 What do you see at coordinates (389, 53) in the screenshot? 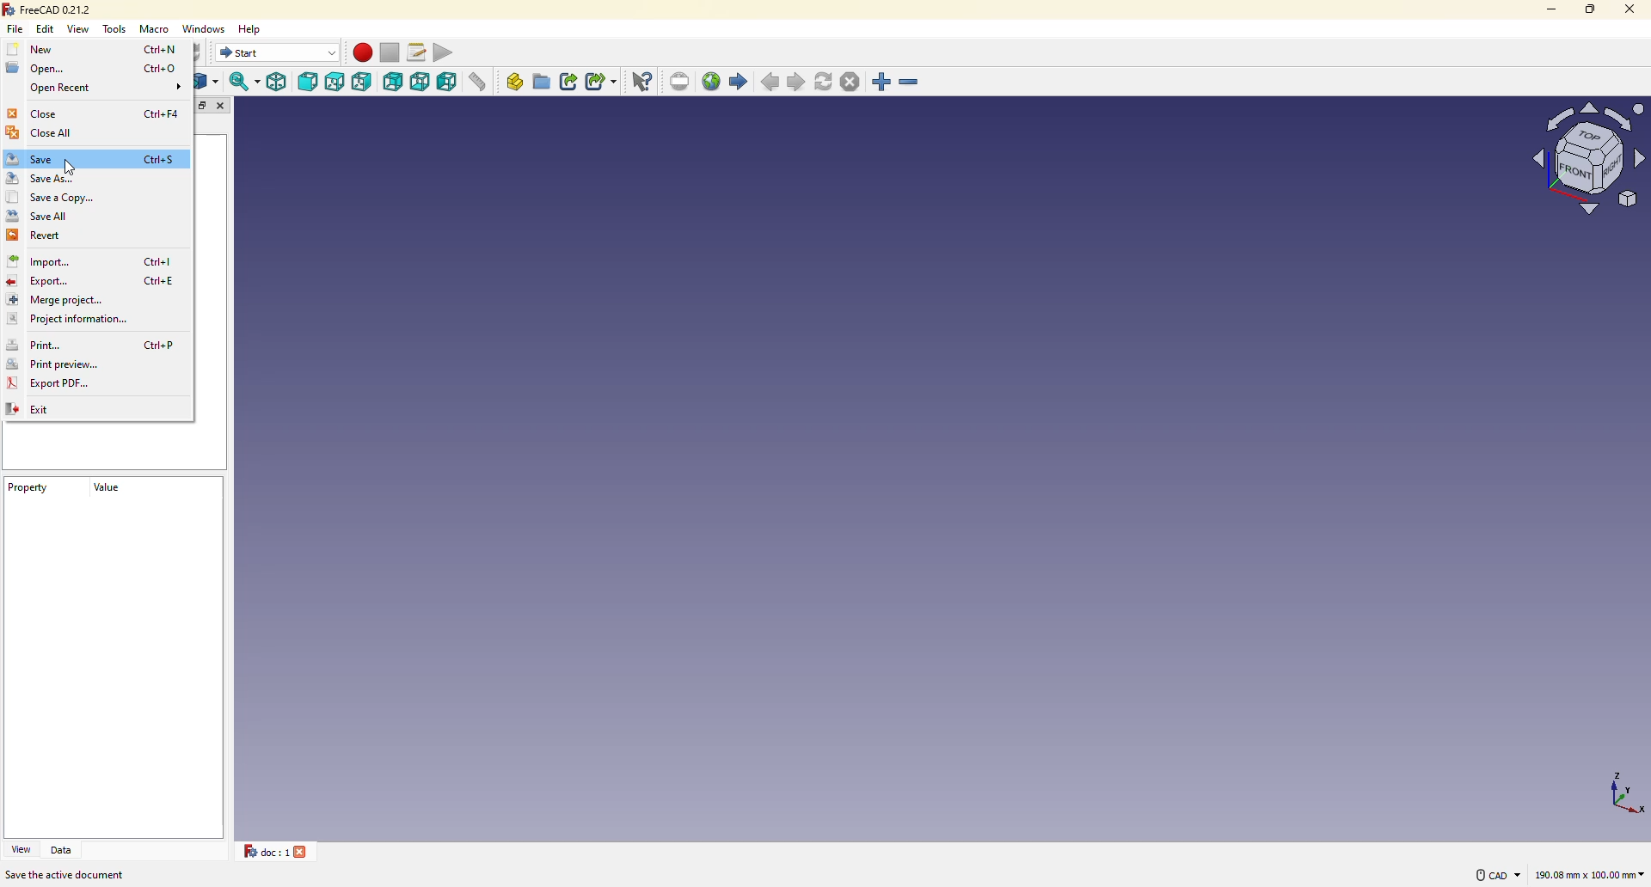
I see `stop macro recording` at bounding box center [389, 53].